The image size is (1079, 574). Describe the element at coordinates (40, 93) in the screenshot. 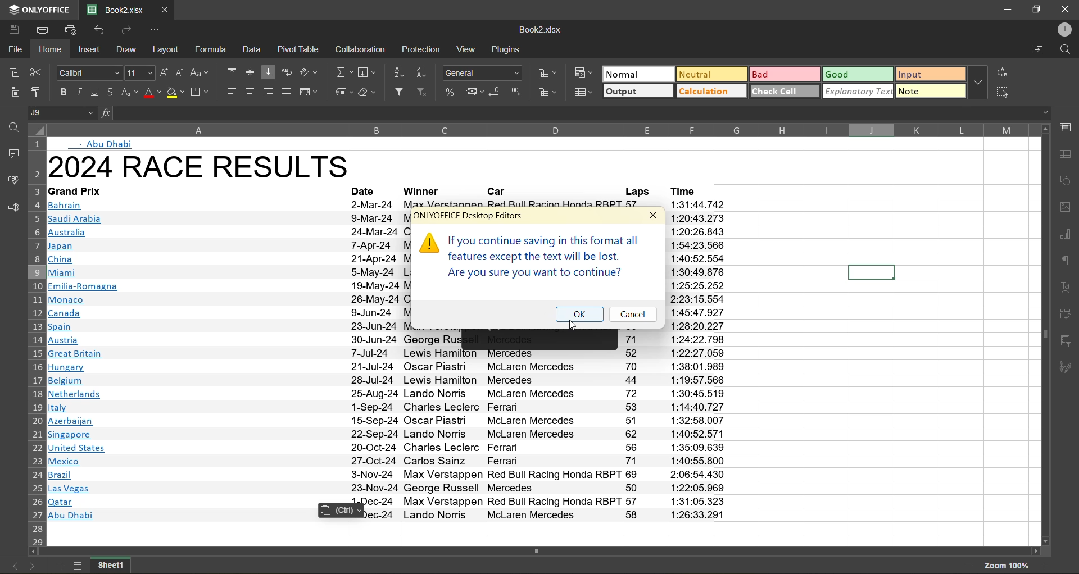

I see `copy style` at that location.